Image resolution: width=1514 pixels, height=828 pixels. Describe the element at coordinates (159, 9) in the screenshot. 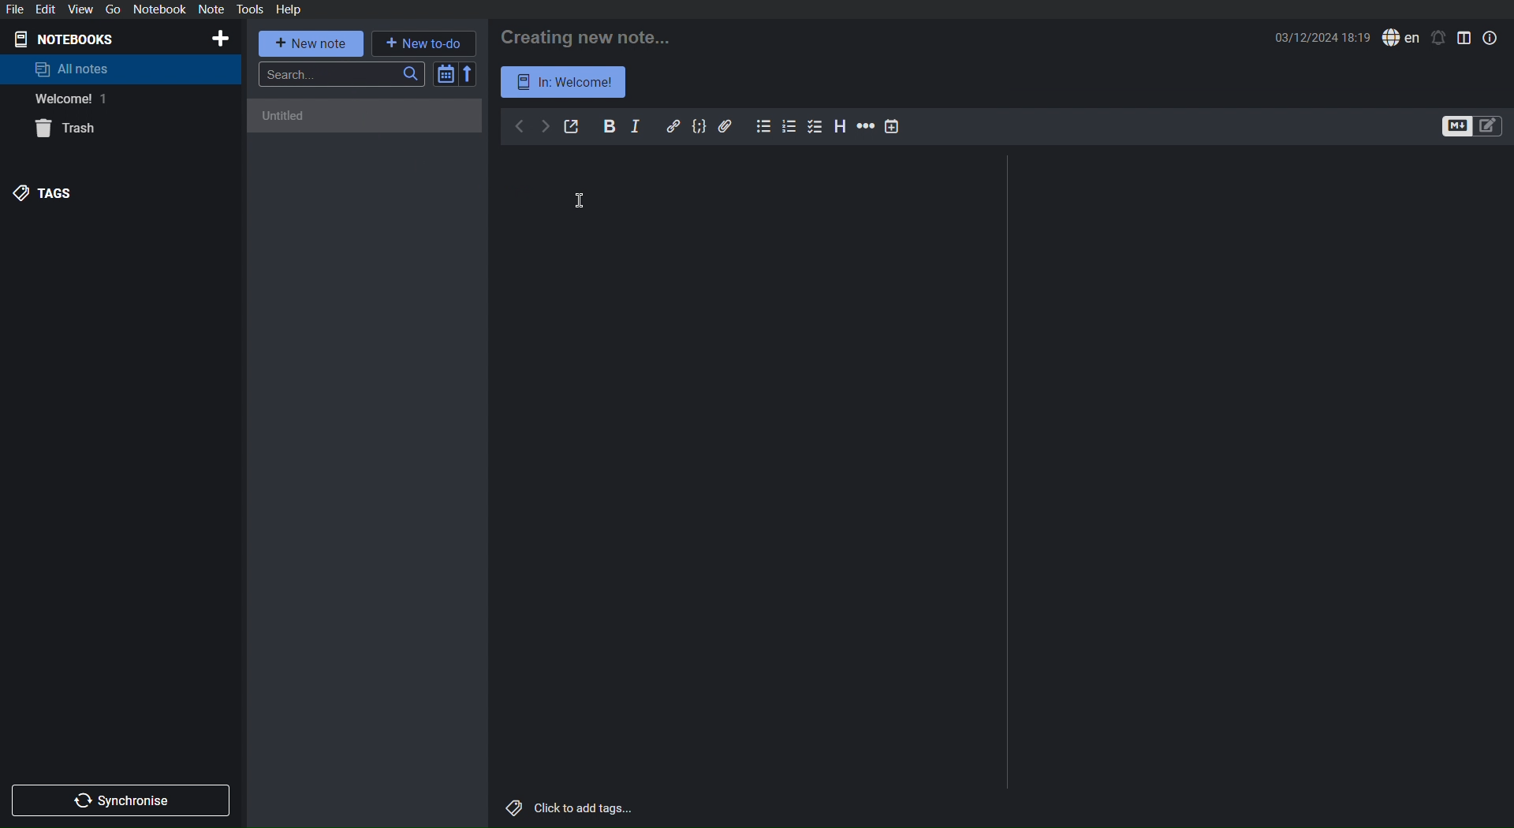

I see `Notebook` at that location.